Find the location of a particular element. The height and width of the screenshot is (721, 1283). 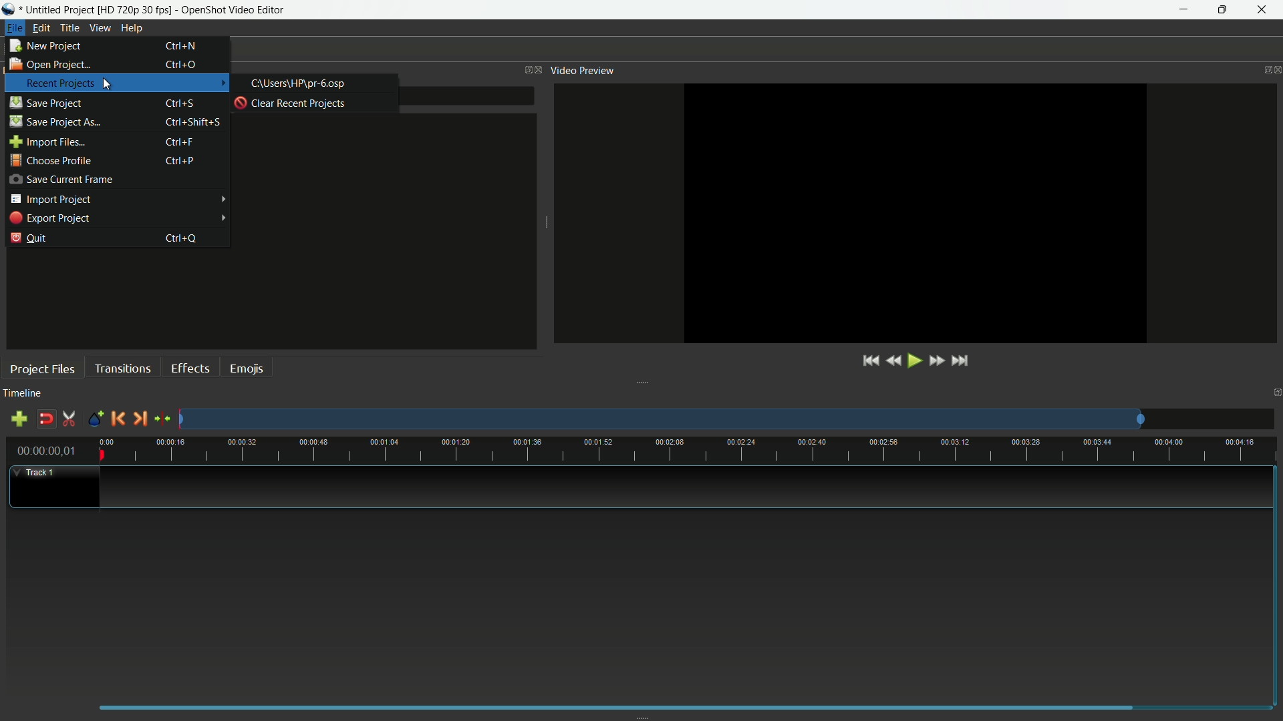

Help is located at coordinates (133, 28).